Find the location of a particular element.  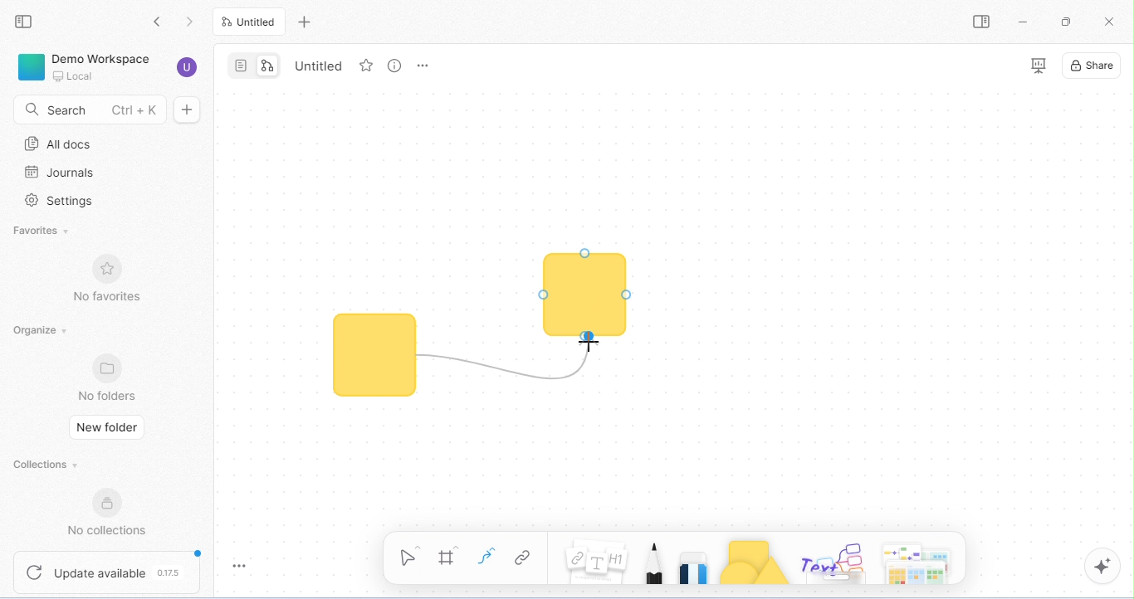

no collections is located at coordinates (114, 514).